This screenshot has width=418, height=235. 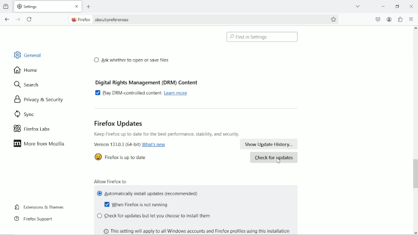 I want to click on open application menu, so click(x=410, y=19).